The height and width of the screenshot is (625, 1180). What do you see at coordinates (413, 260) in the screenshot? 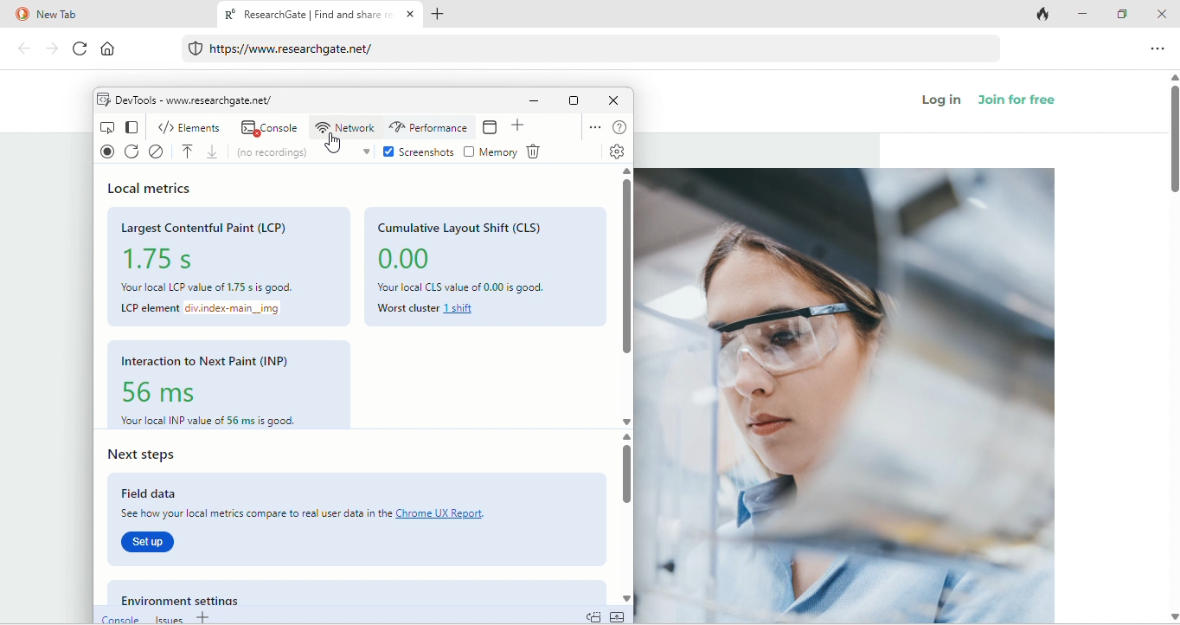
I see `0.00` at bounding box center [413, 260].